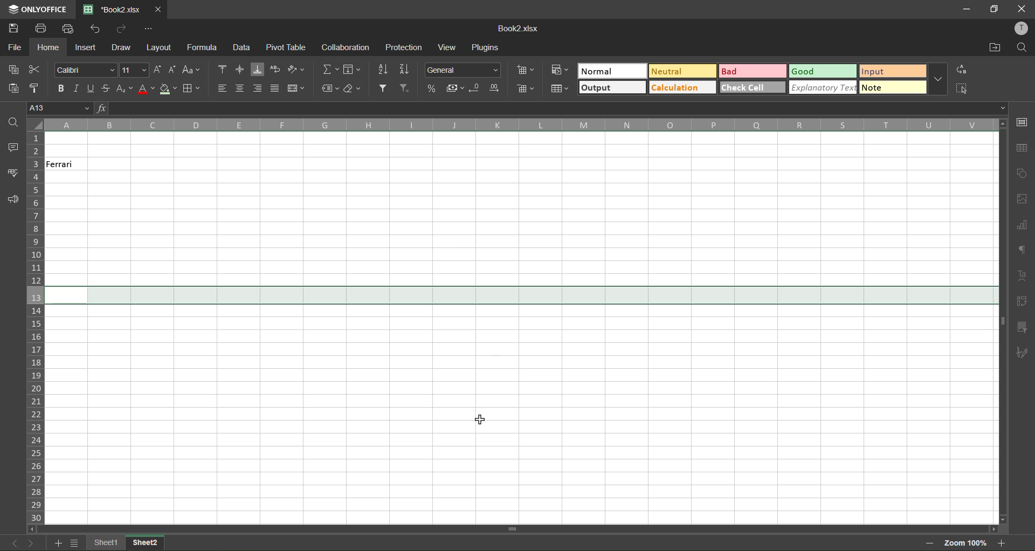 This screenshot has height=551, width=1035. What do you see at coordinates (104, 88) in the screenshot?
I see `strikethrough` at bounding box center [104, 88].